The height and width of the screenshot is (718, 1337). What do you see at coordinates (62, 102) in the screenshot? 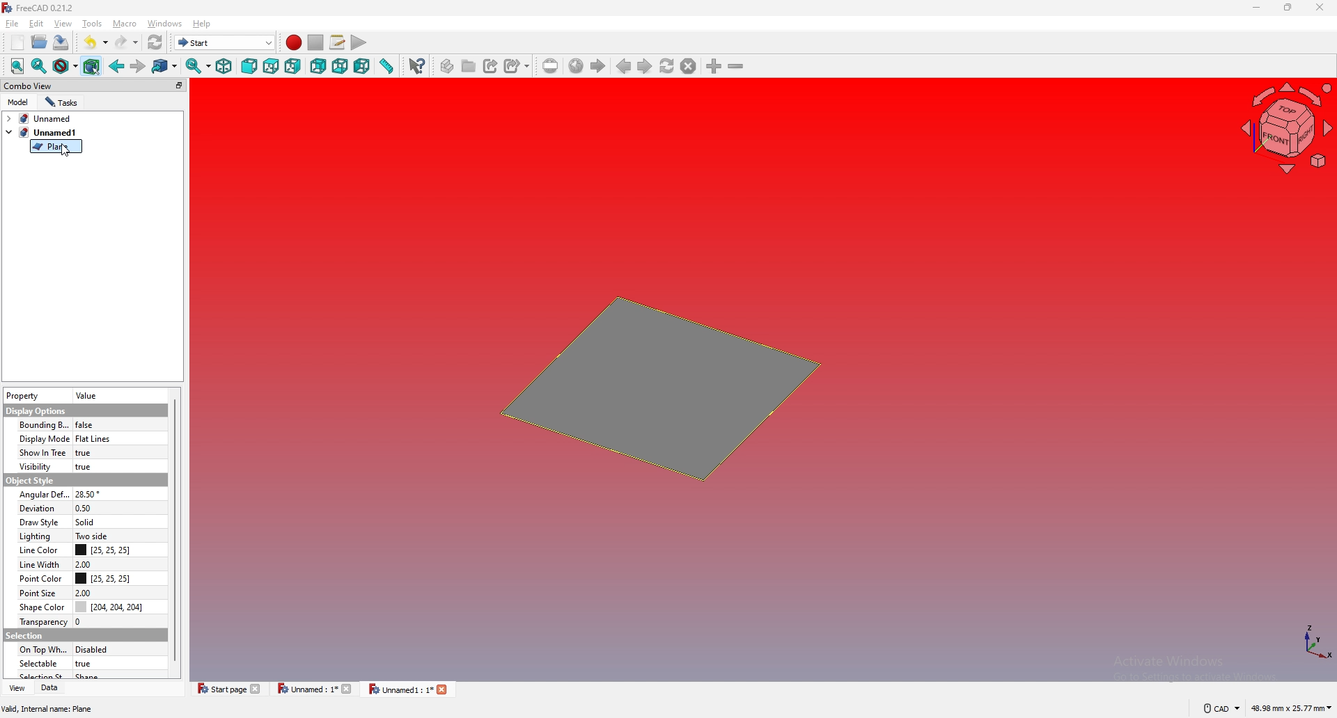
I see `tasks` at bounding box center [62, 102].